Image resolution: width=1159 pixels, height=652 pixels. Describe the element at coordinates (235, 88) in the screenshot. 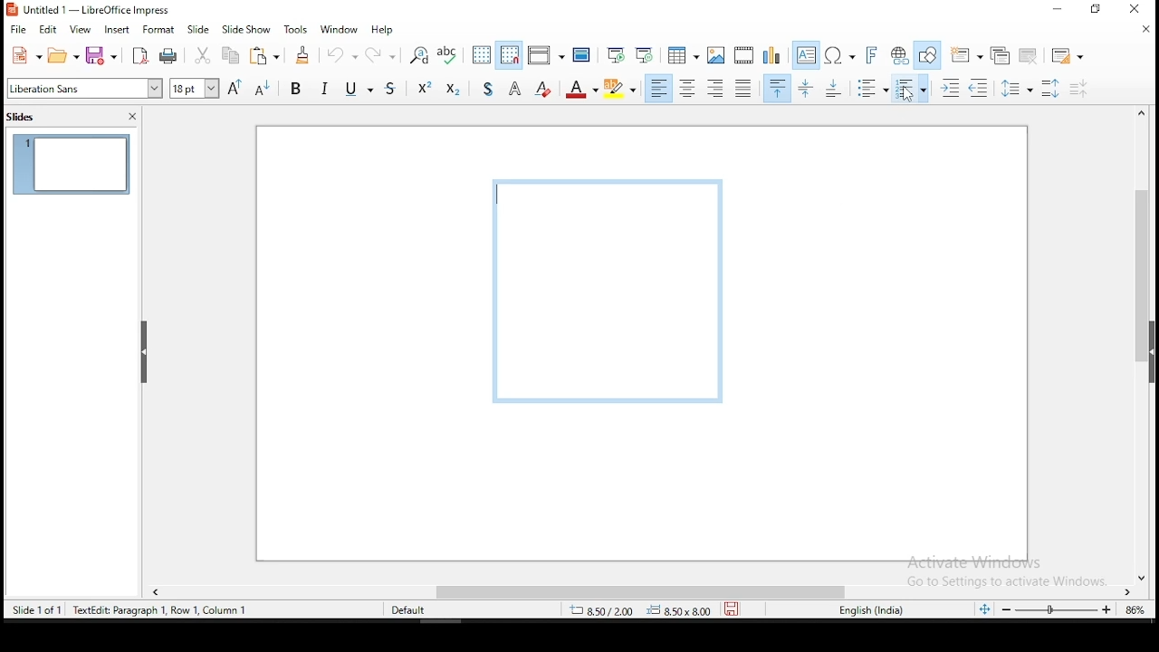

I see `increase font size` at that location.